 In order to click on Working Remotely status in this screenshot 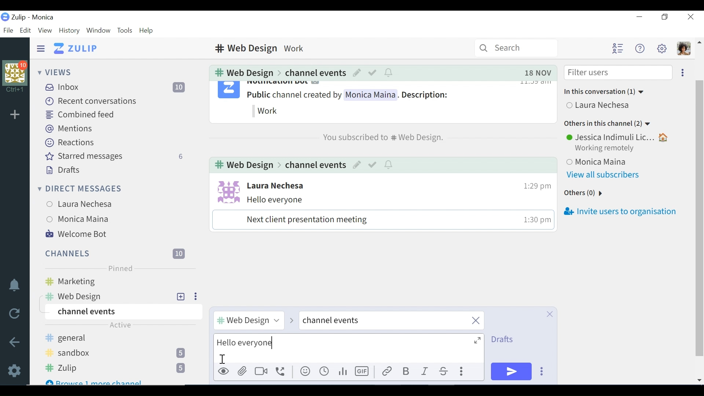, I will do `click(607, 148)`.